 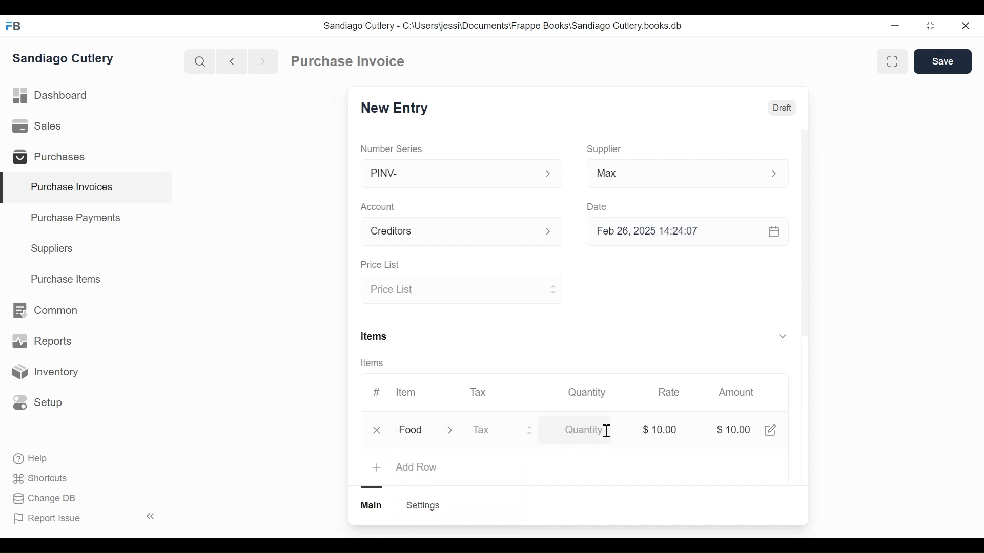 What do you see at coordinates (805, 242) in the screenshot?
I see `Vertical Scroll bar` at bounding box center [805, 242].